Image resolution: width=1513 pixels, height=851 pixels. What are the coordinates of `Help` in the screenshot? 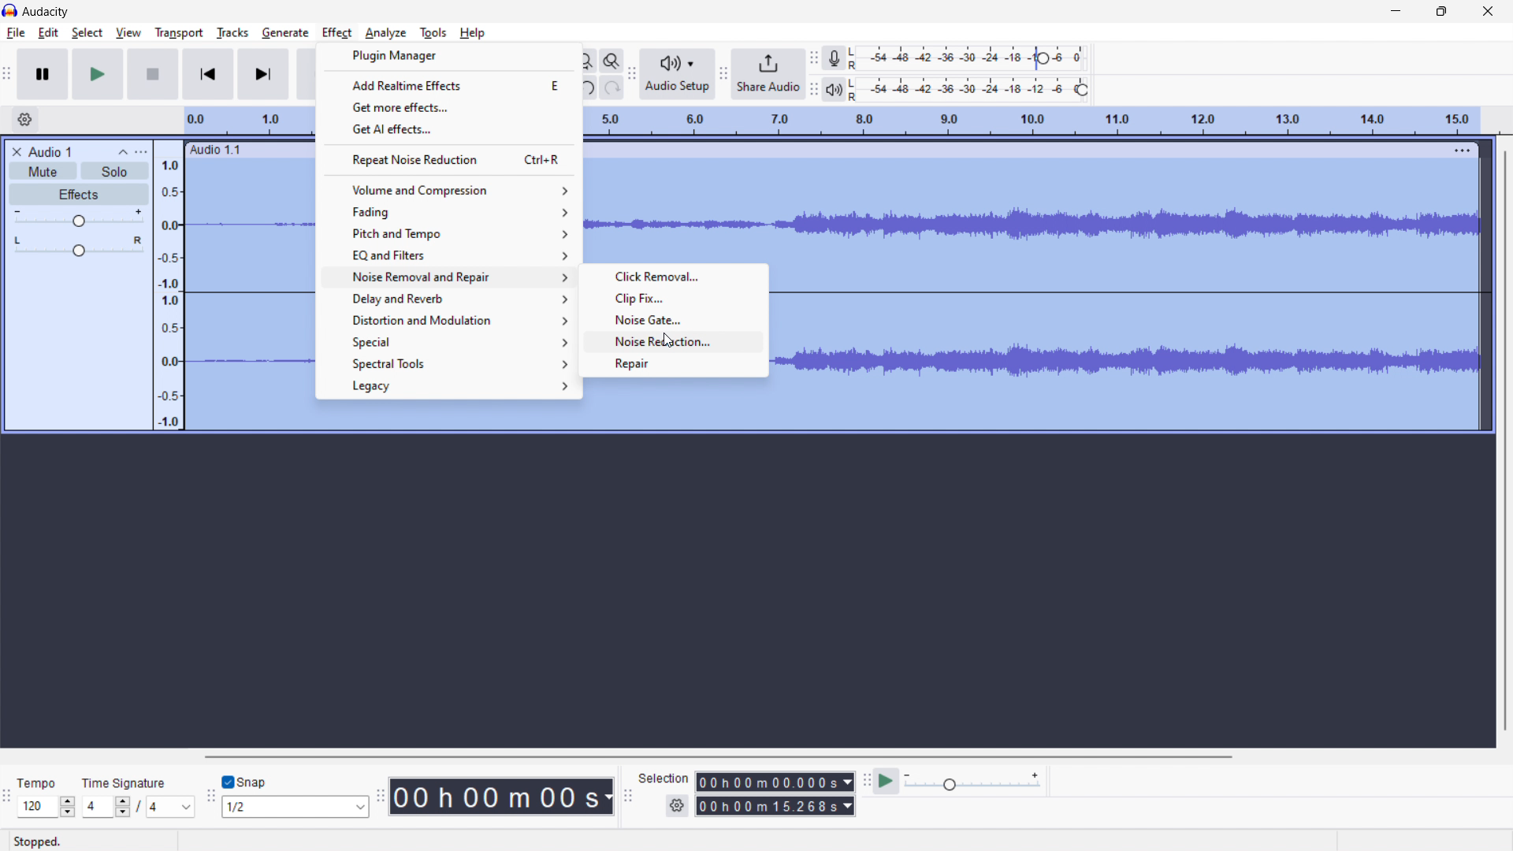 It's located at (475, 32).